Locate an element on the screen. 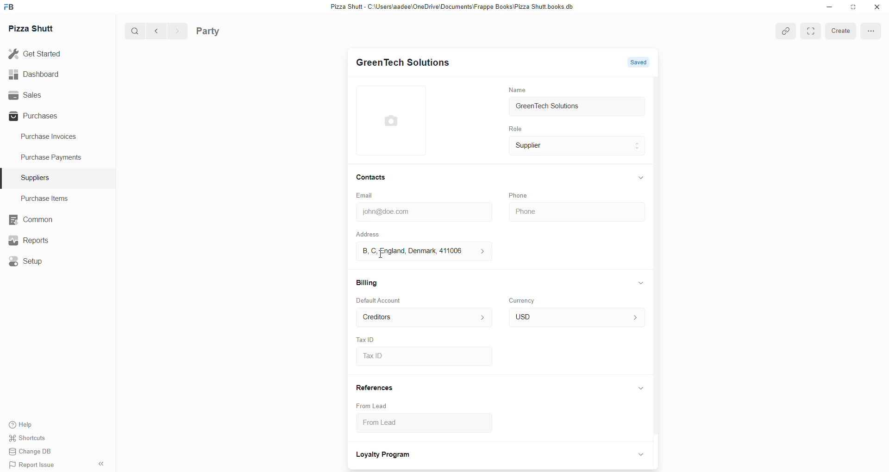 This screenshot has height=472, width=889. Supplier is located at coordinates (577, 147).